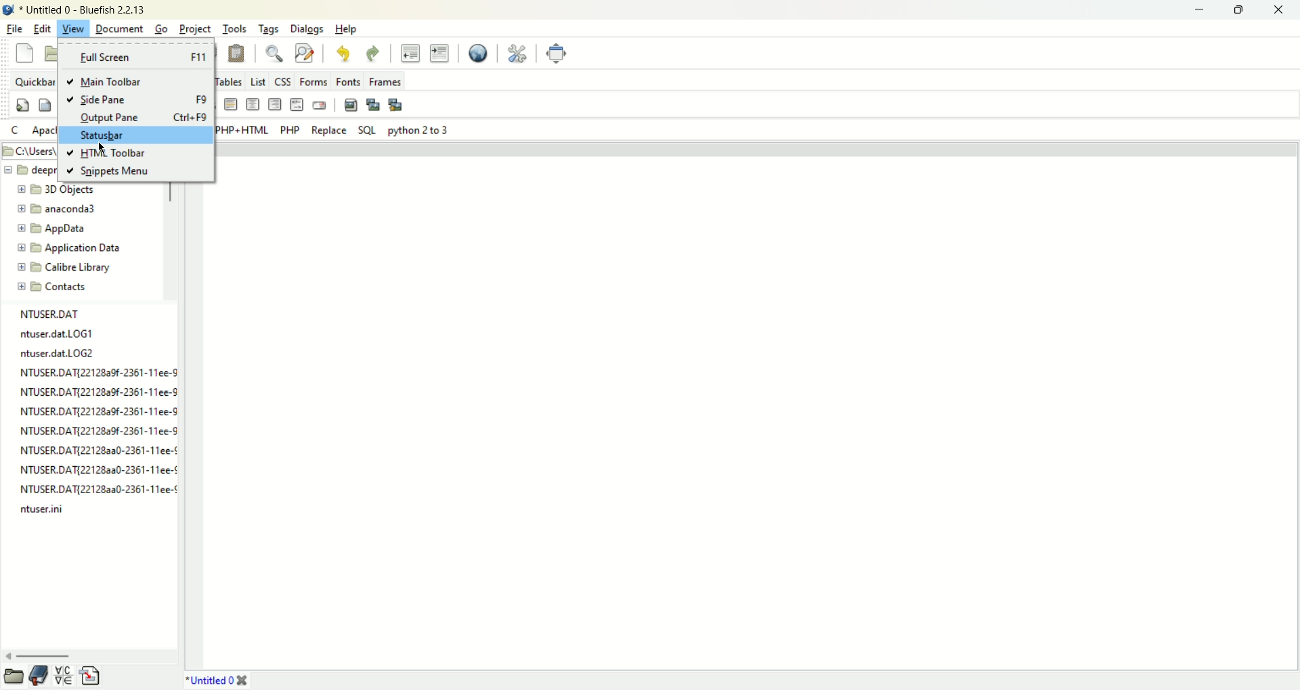 This screenshot has width=1300, height=690. Describe the element at coordinates (83, 266) in the screenshot. I see `new folder` at that location.